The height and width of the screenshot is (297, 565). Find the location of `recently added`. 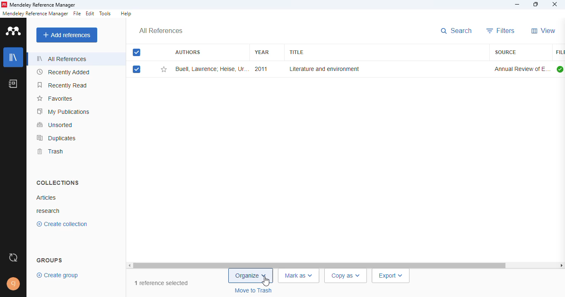

recently added is located at coordinates (63, 72).